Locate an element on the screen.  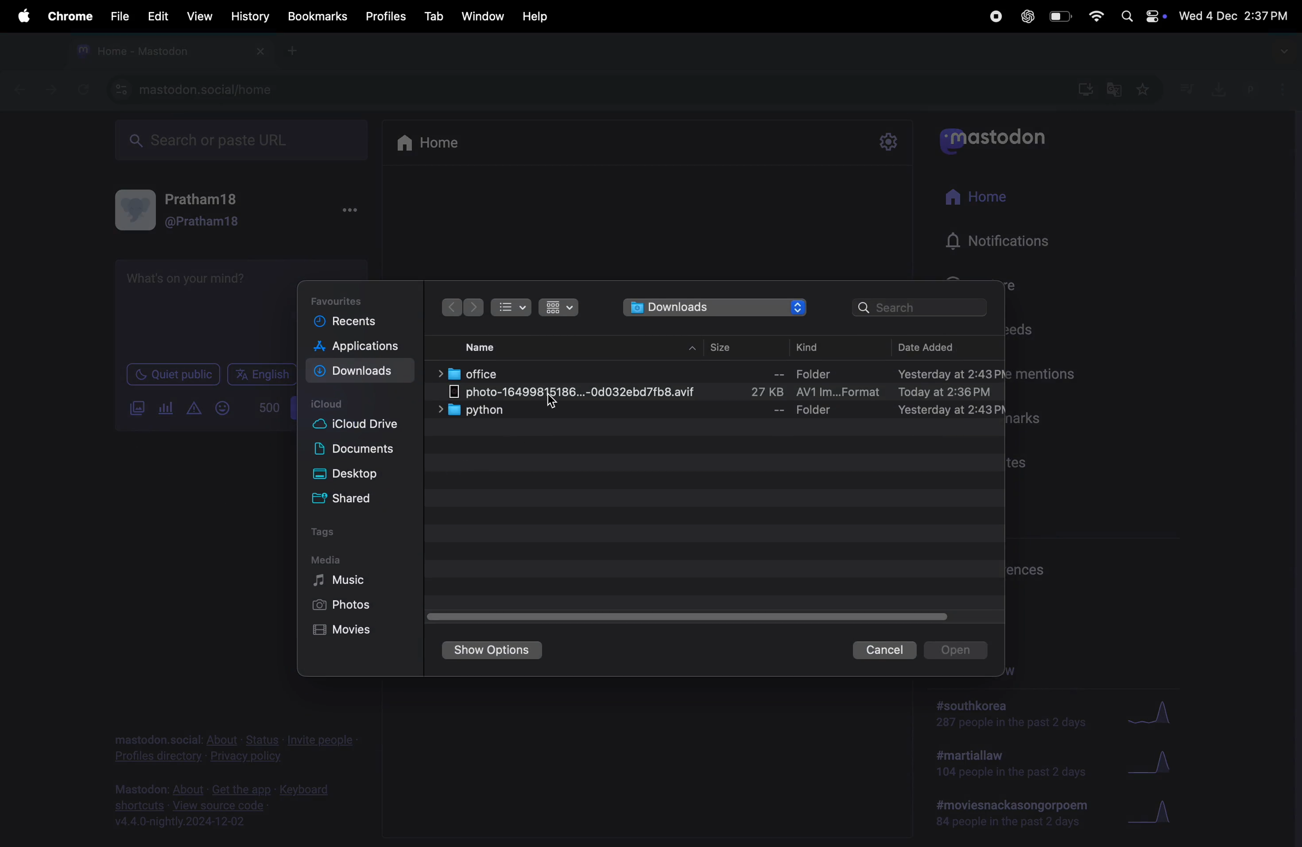
shared is located at coordinates (353, 497).